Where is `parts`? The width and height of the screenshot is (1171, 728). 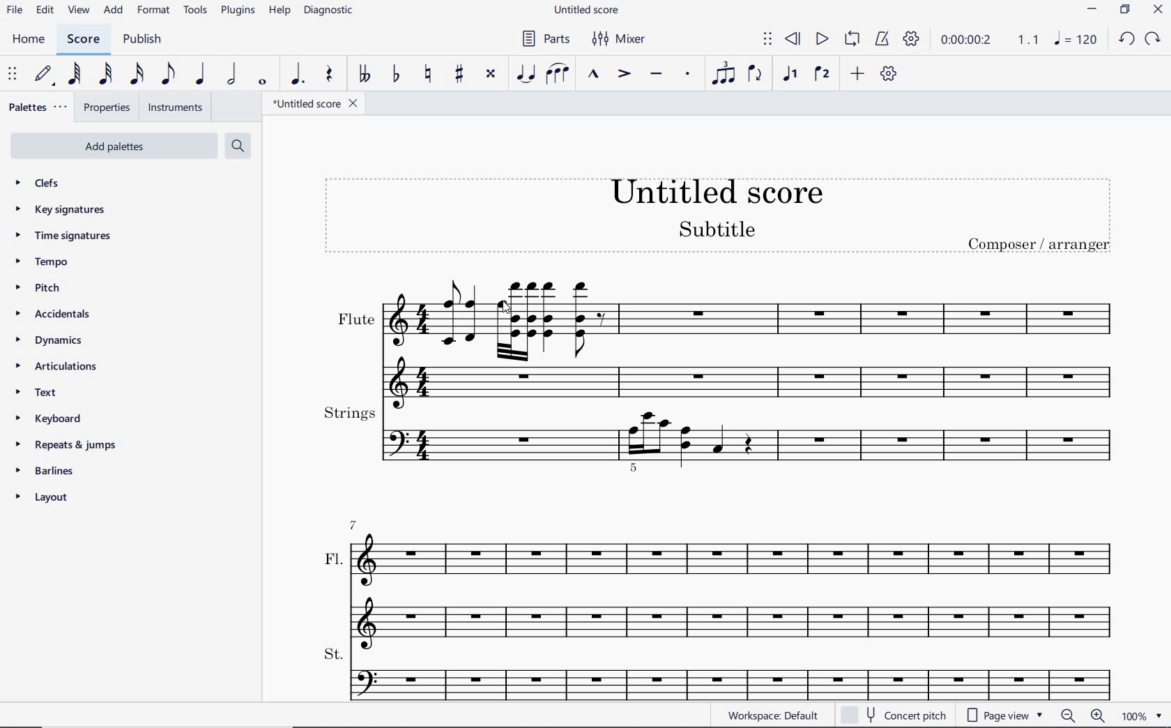 parts is located at coordinates (548, 41).